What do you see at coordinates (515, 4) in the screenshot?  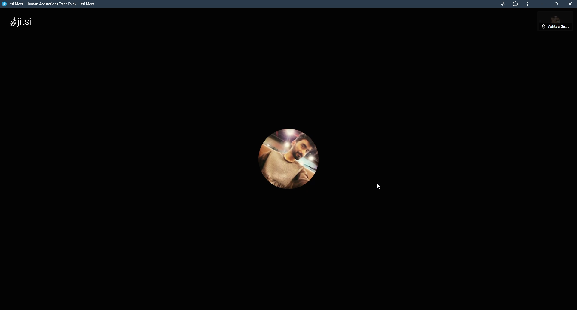 I see `extensions` at bounding box center [515, 4].